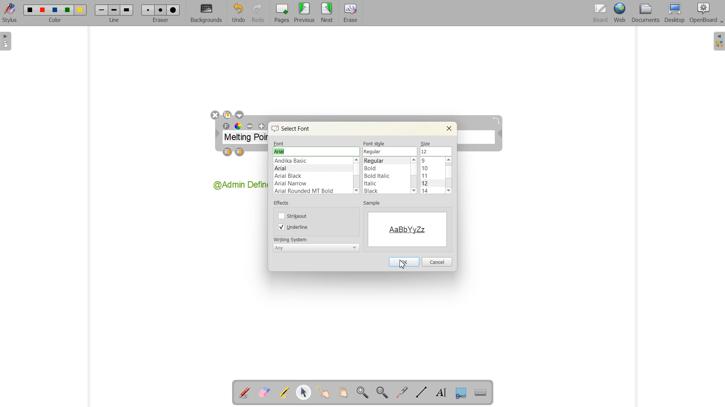 The image size is (725, 407). What do you see at coordinates (323, 393) in the screenshot?
I see `Interact with item` at bounding box center [323, 393].